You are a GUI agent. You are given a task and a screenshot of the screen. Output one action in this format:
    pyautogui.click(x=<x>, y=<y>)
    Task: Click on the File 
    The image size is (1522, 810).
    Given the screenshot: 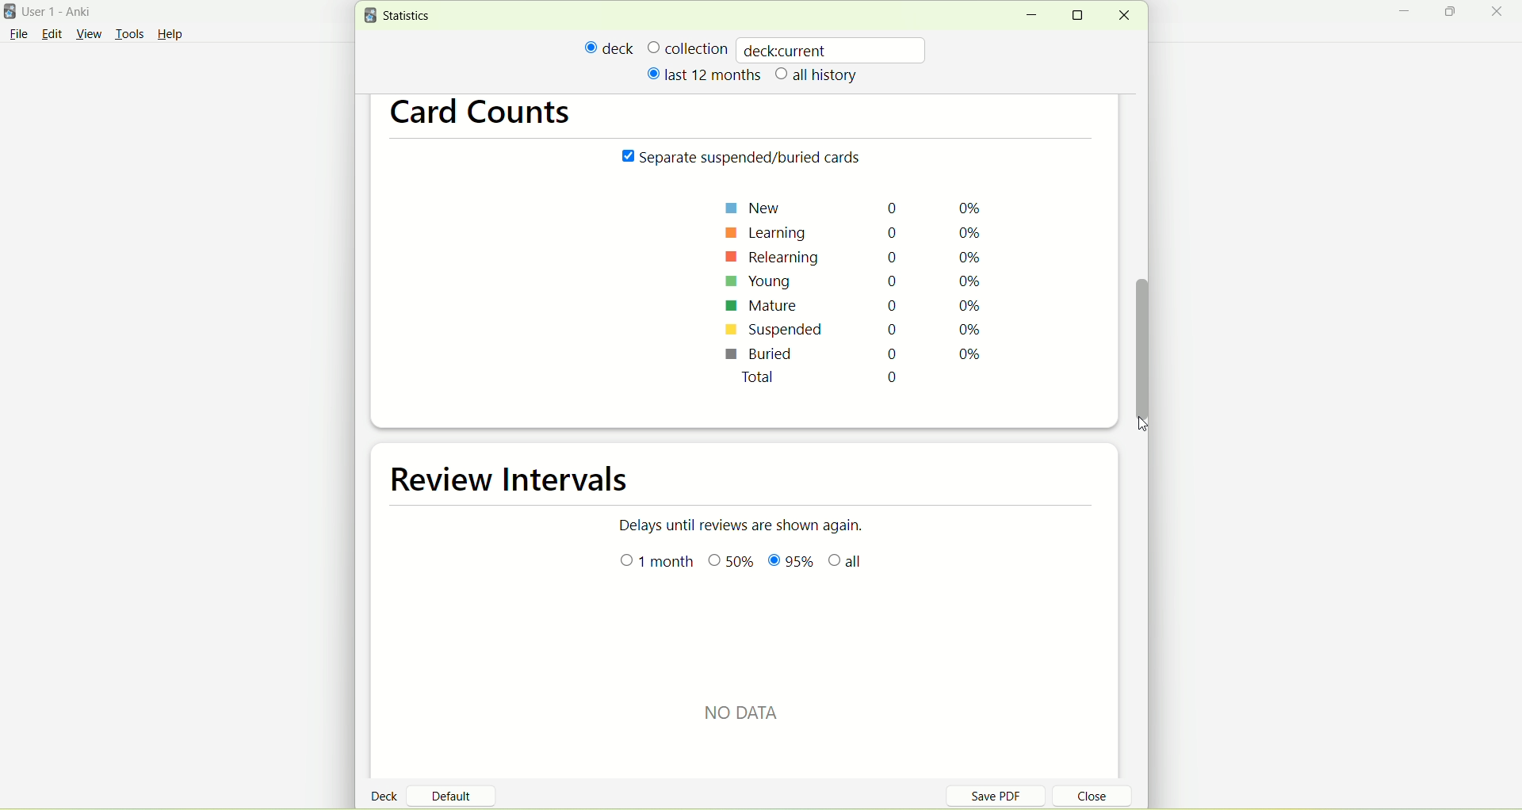 What is the action you would take?
    pyautogui.click(x=18, y=34)
    